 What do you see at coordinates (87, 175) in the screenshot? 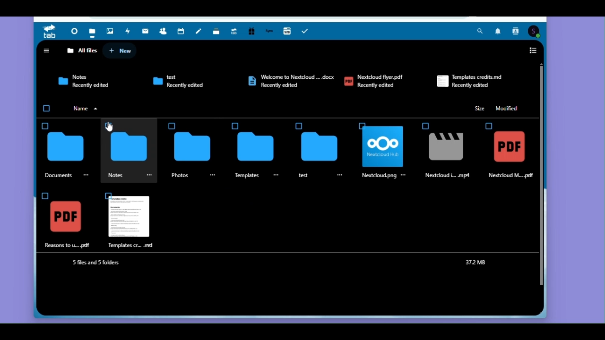
I see `Ellipsis` at bounding box center [87, 175].